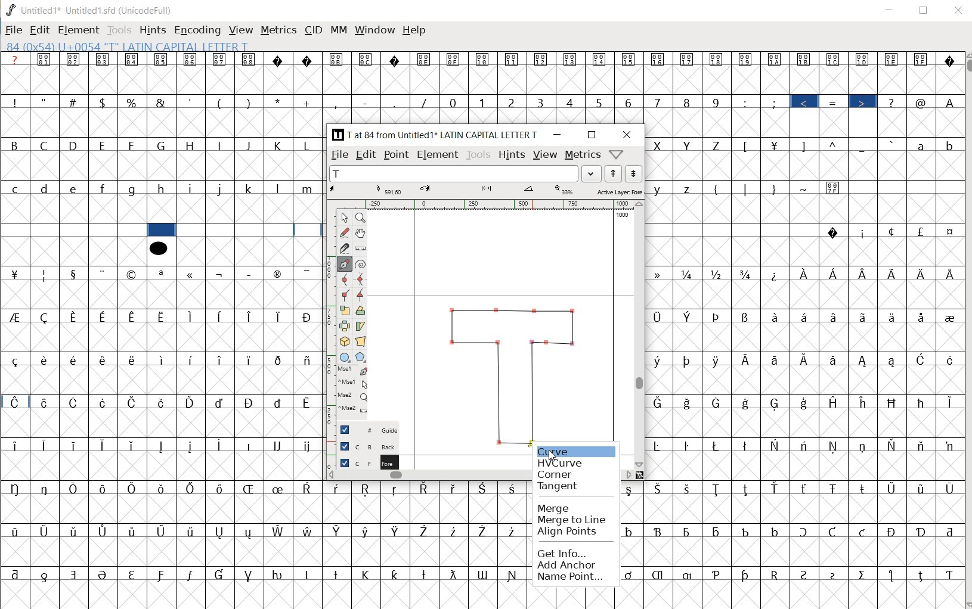  What do you see at coordinates (719, 489) in the screenshot?
I see `Symbol` at bounding box center [719, 489].